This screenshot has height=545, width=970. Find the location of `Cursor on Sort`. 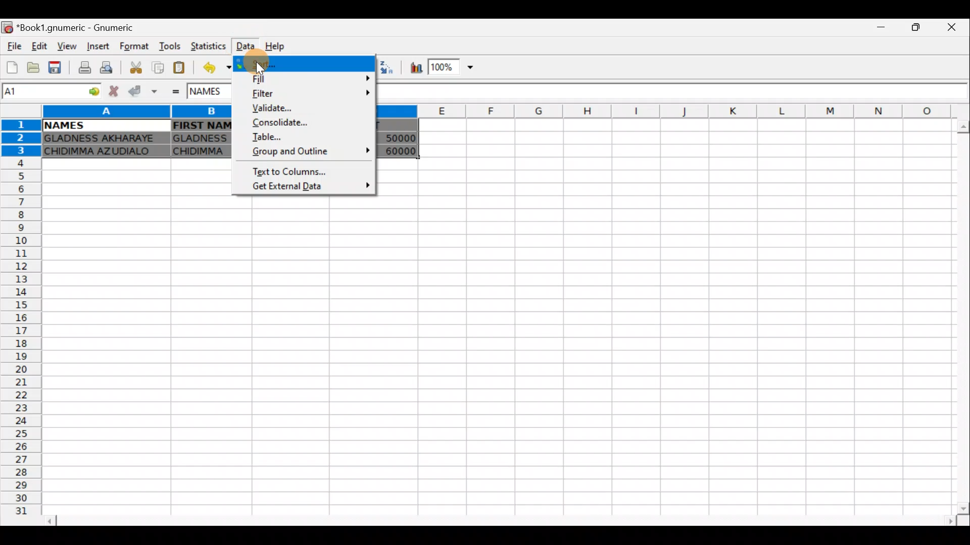

Cursor on Sort is located at coordinates (272, 62).